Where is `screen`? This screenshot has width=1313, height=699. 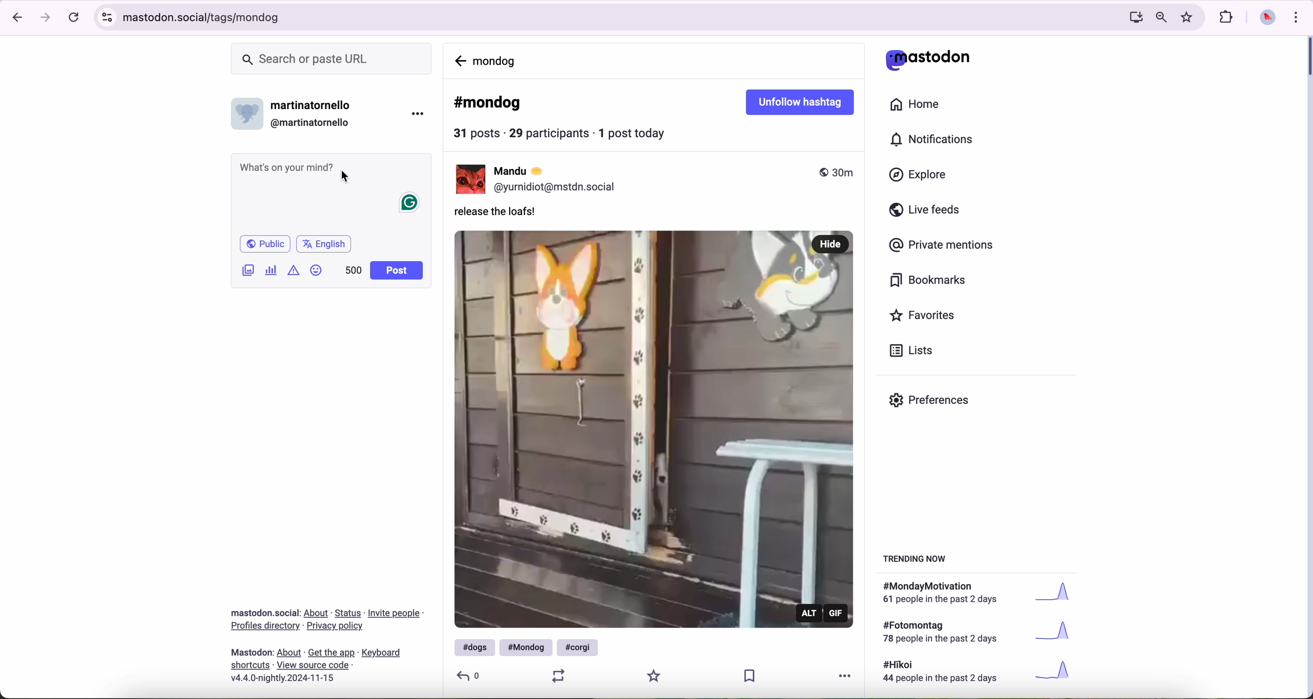
screen is located at coordinates (1133, 18).